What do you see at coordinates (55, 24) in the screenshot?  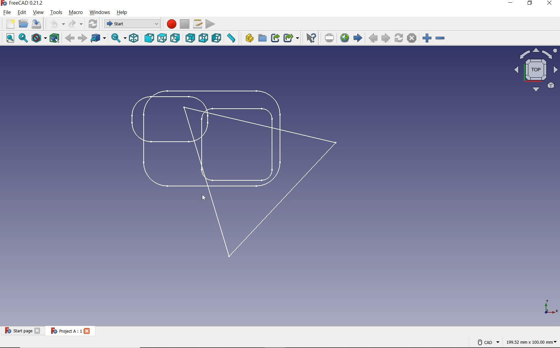 I see `UNDO` at bounding box center [55, 24].